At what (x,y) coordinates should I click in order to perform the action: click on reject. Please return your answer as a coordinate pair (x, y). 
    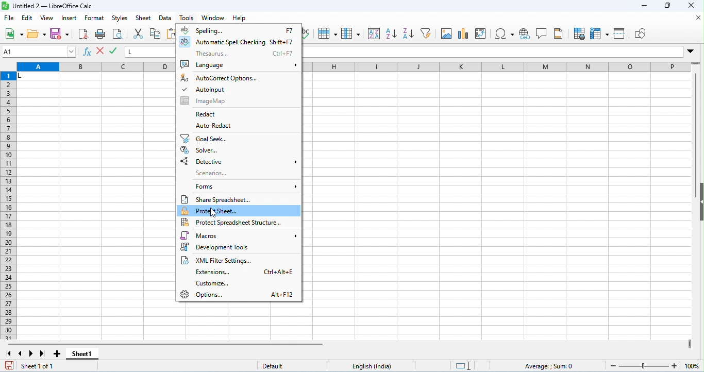
    Looking at the image, I should click on (114, 51).